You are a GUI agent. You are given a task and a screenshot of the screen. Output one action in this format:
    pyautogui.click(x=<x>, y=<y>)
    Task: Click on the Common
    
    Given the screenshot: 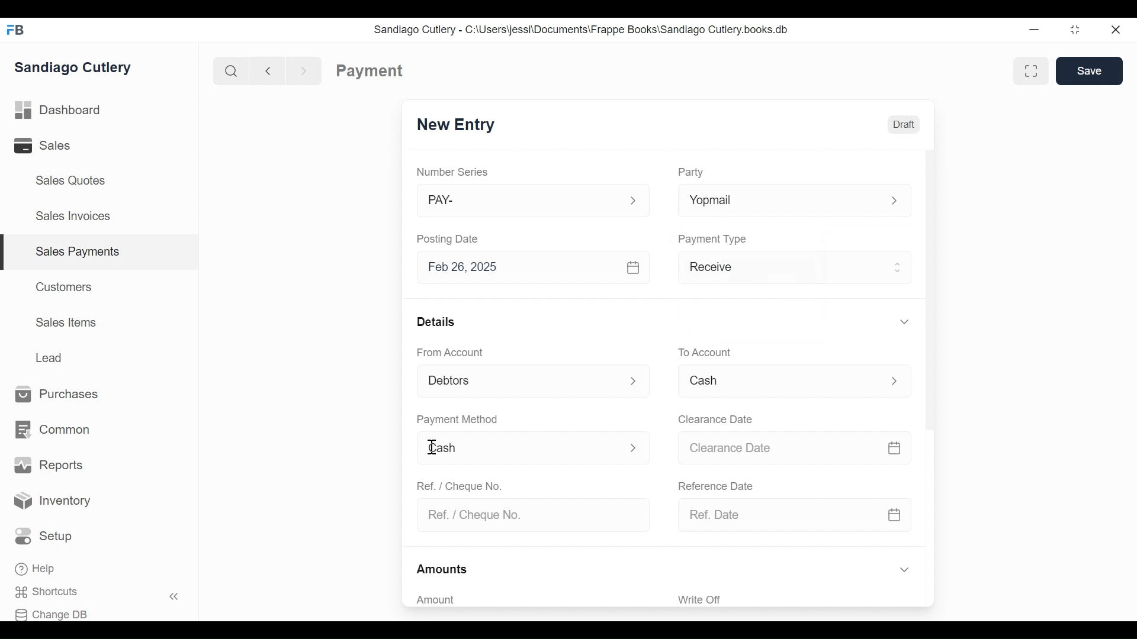 What is the action you would take?
    pyautogui.click(x=52, y=430)
    